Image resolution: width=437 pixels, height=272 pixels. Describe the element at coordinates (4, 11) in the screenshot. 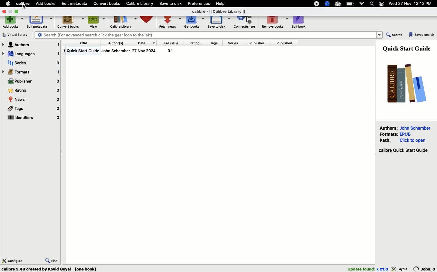

I see `Close` at that location.